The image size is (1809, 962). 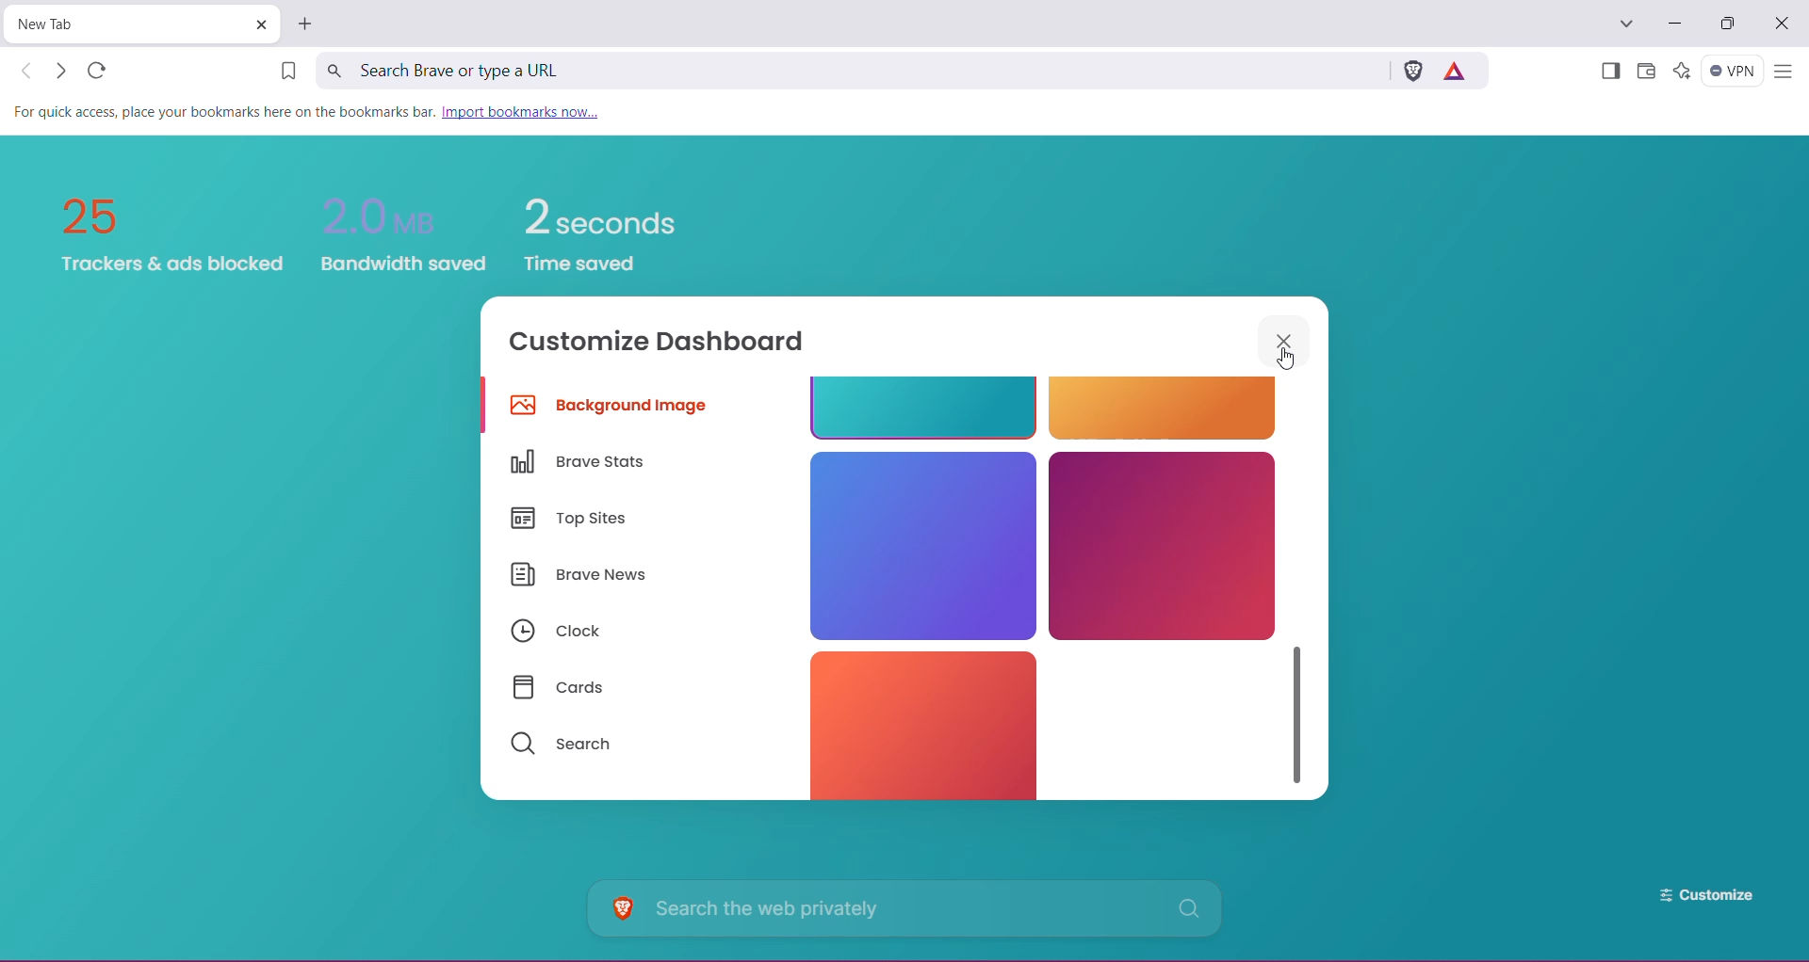 What do you see at coordinates (1459, 70) in the screenshot?
I see `Earn tokens for private Ads you see in Brave` at bounding box center [1459, 70].